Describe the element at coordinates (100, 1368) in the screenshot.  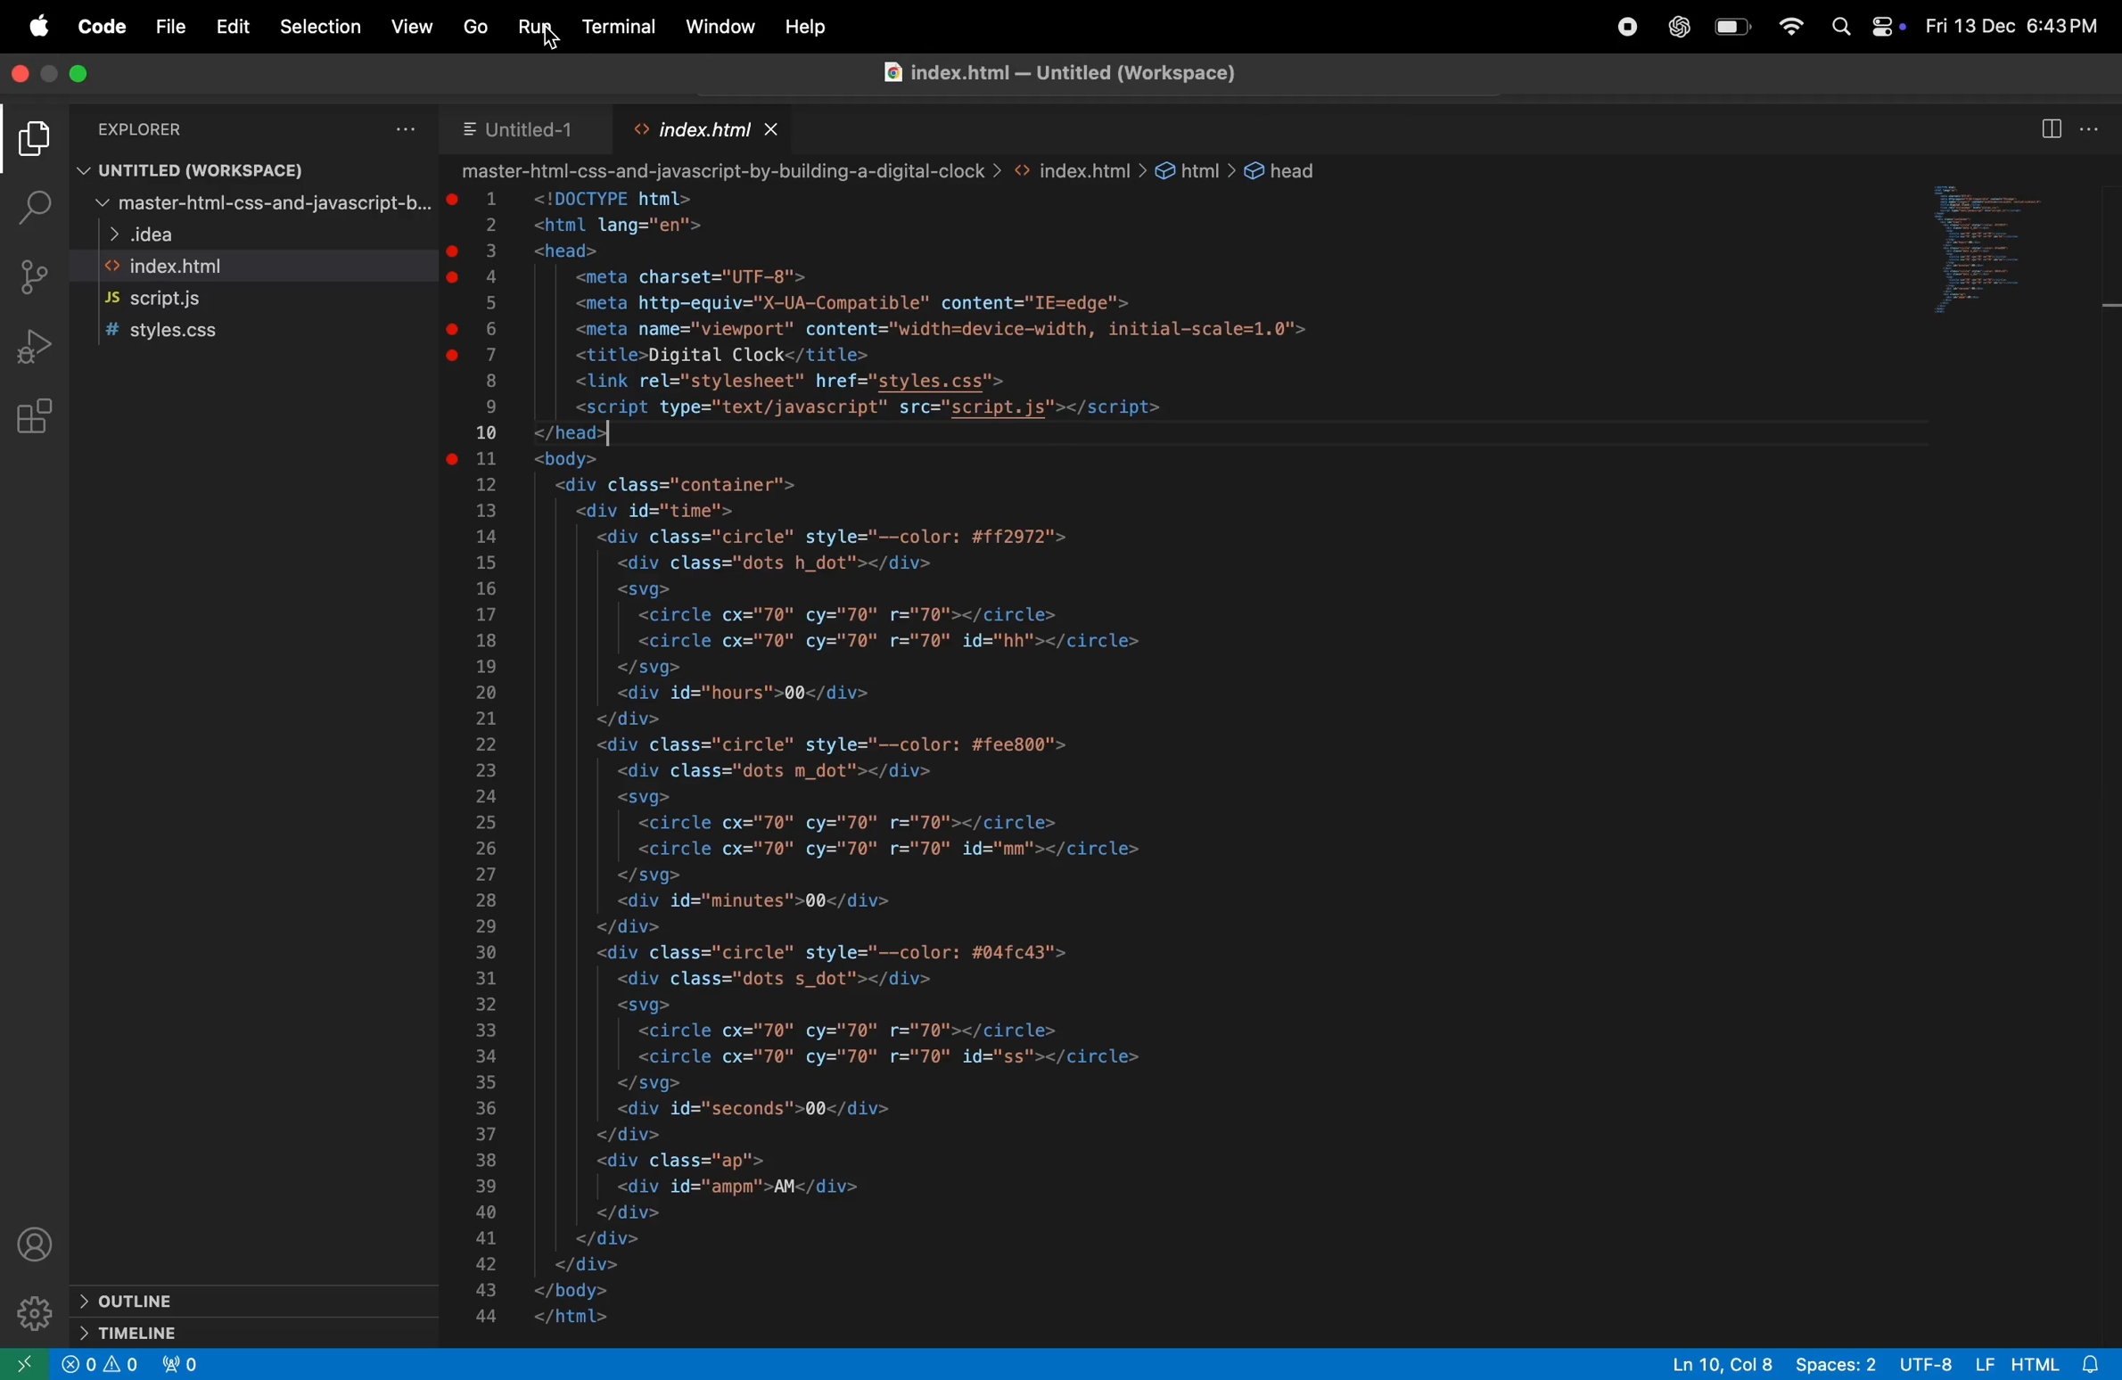
I see `warning` at that location.